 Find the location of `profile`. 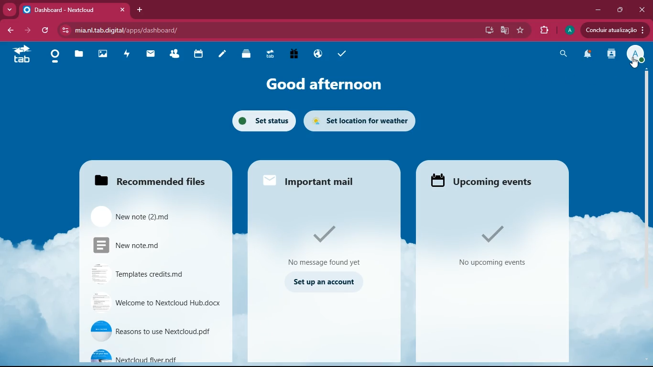

profile is located at coordinates (569, 31).